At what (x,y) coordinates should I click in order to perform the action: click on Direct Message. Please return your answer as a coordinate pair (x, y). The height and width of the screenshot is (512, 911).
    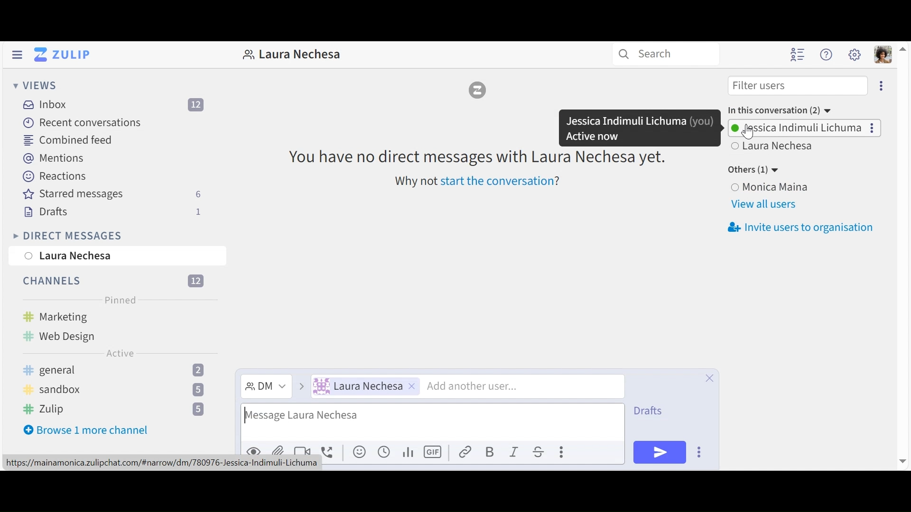
    Looking at the image, I should click on (266, 387).